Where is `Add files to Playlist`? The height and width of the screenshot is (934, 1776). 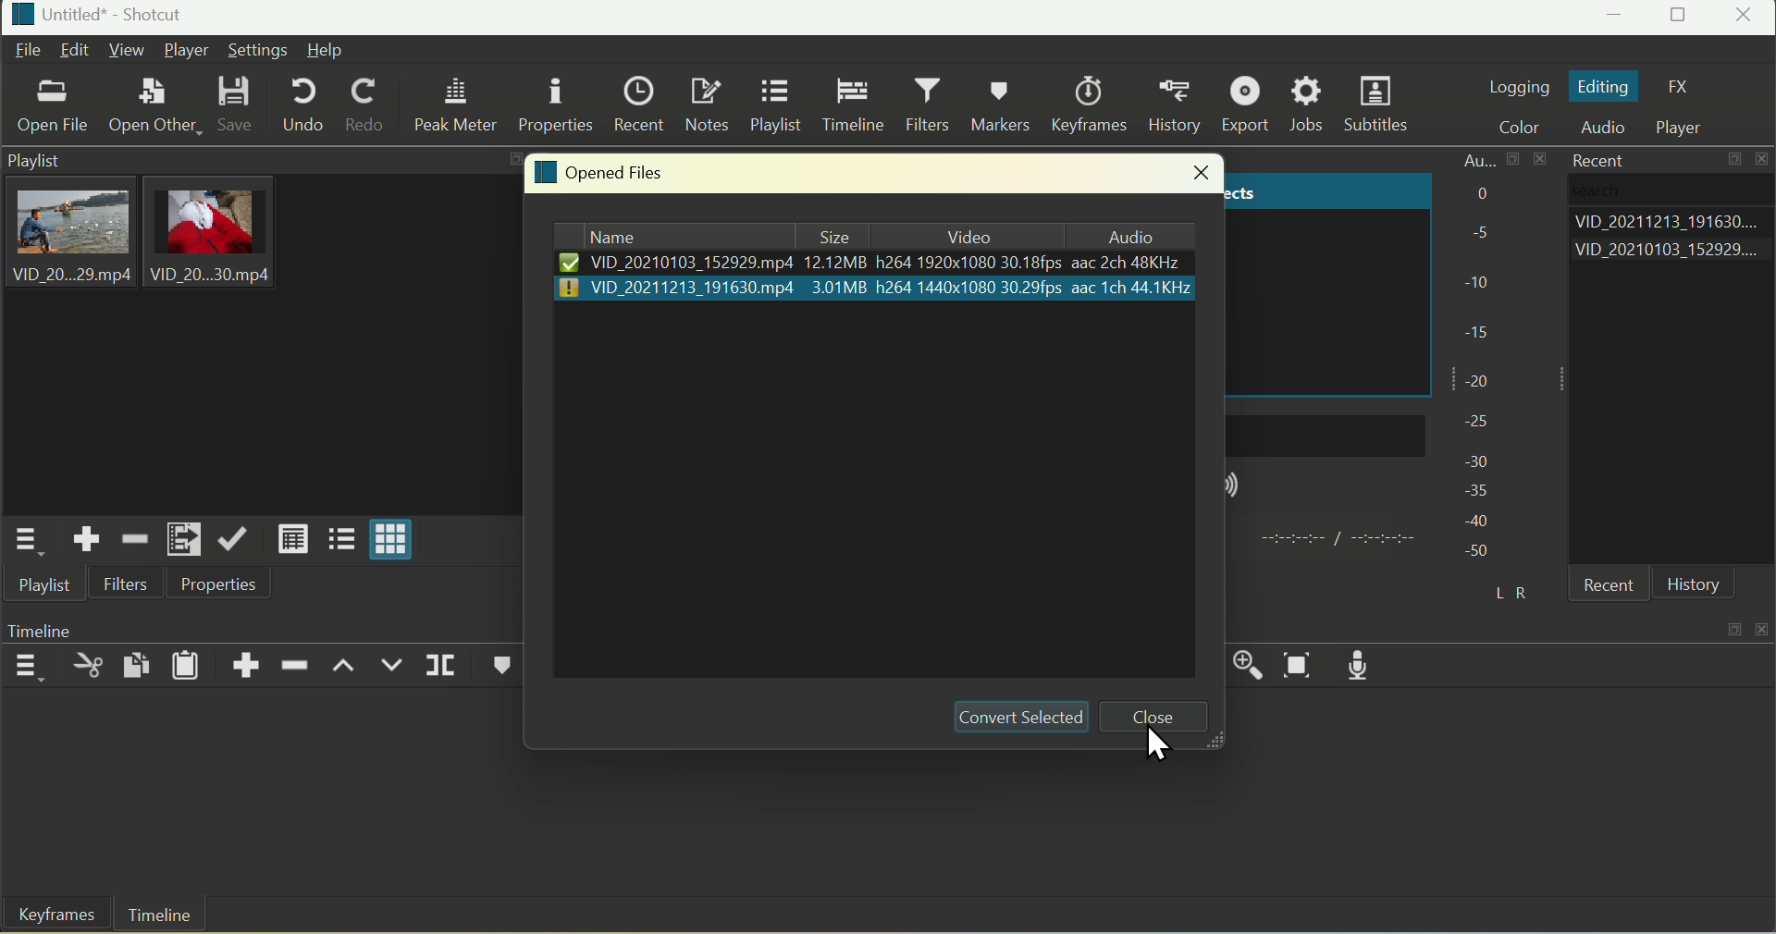 Add files to Playlist is located at coordinates (182, 538).